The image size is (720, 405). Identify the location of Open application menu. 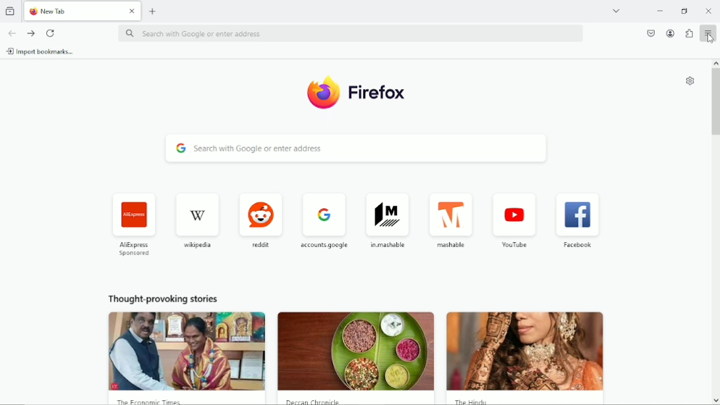
(709, 34).